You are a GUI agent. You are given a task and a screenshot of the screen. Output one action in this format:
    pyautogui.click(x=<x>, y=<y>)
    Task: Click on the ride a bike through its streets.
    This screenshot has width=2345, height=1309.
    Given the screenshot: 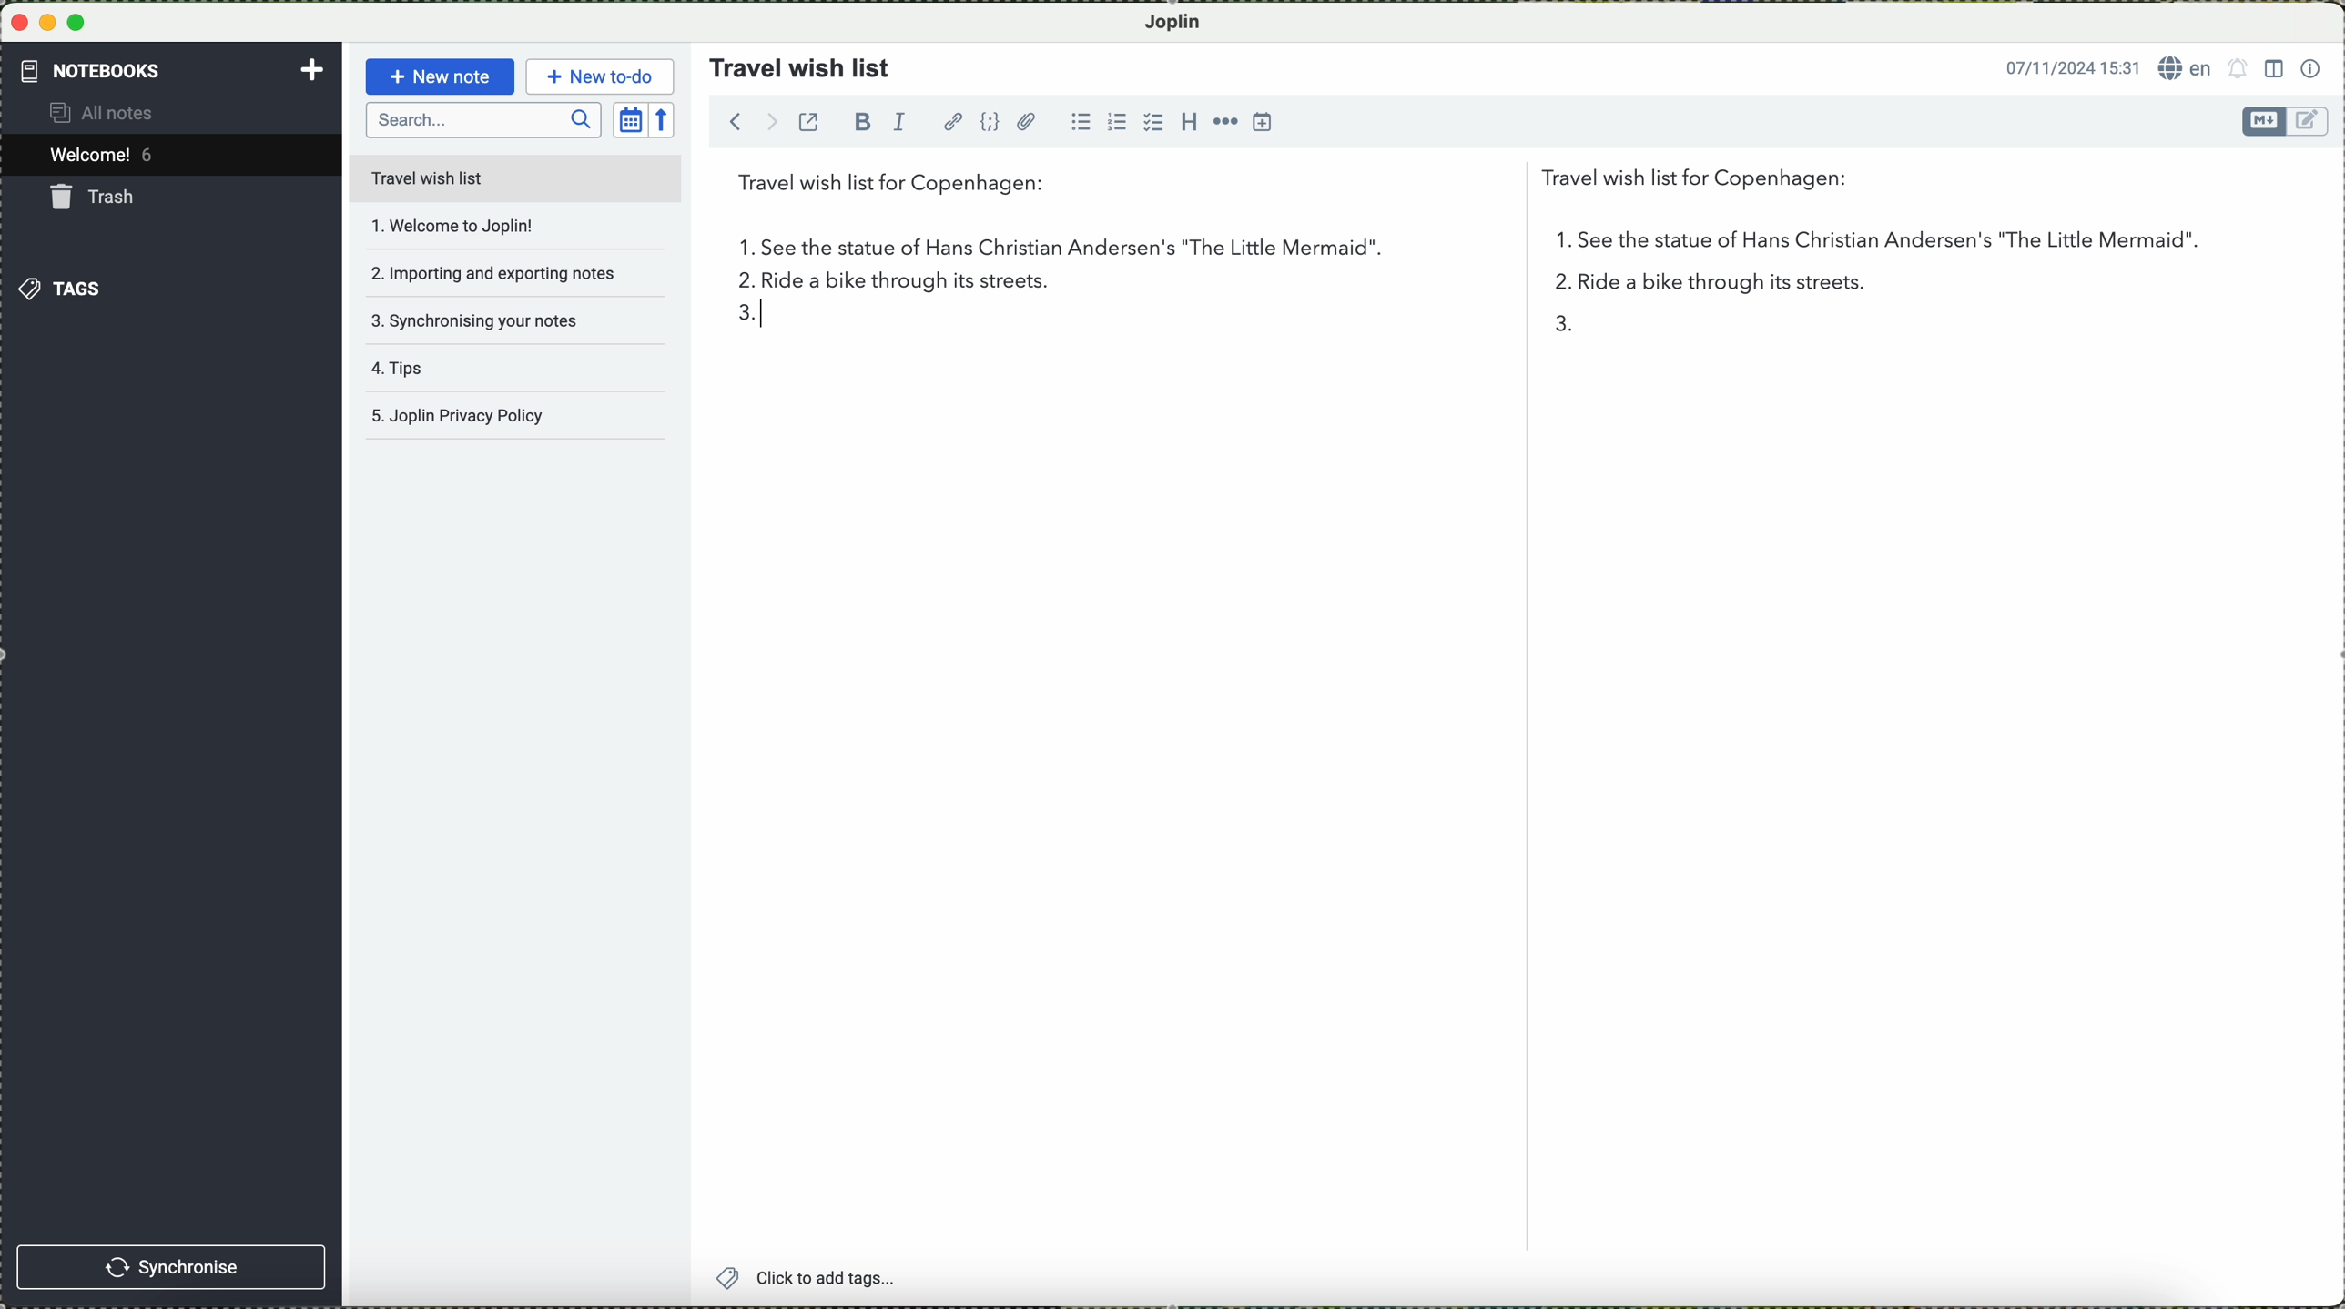 What is the action you would take?
    pyautogui.click(x=892, y=284)
    